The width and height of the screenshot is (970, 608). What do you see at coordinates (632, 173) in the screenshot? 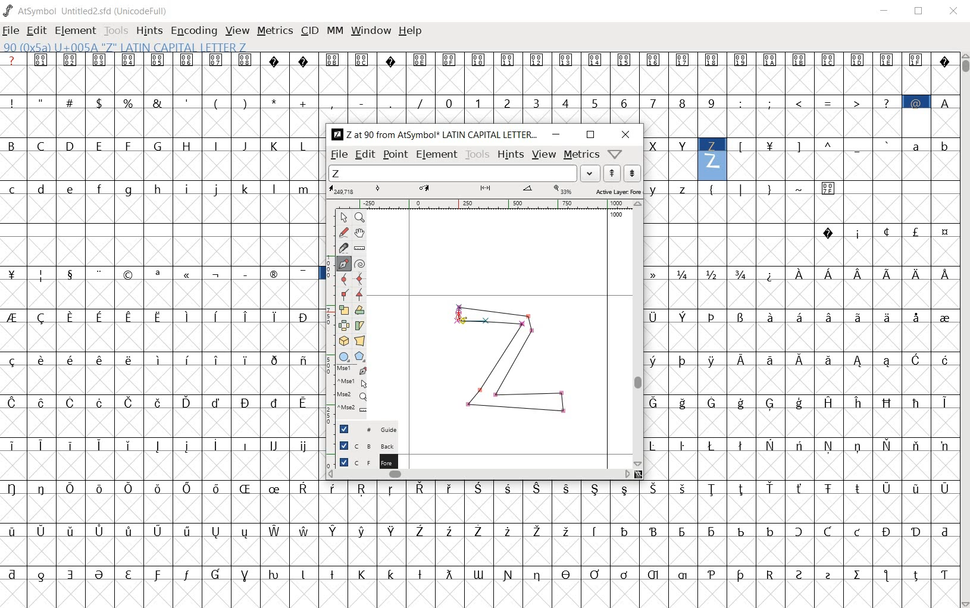
I see `show the previous word on the list` at bounding box center [632, 173].